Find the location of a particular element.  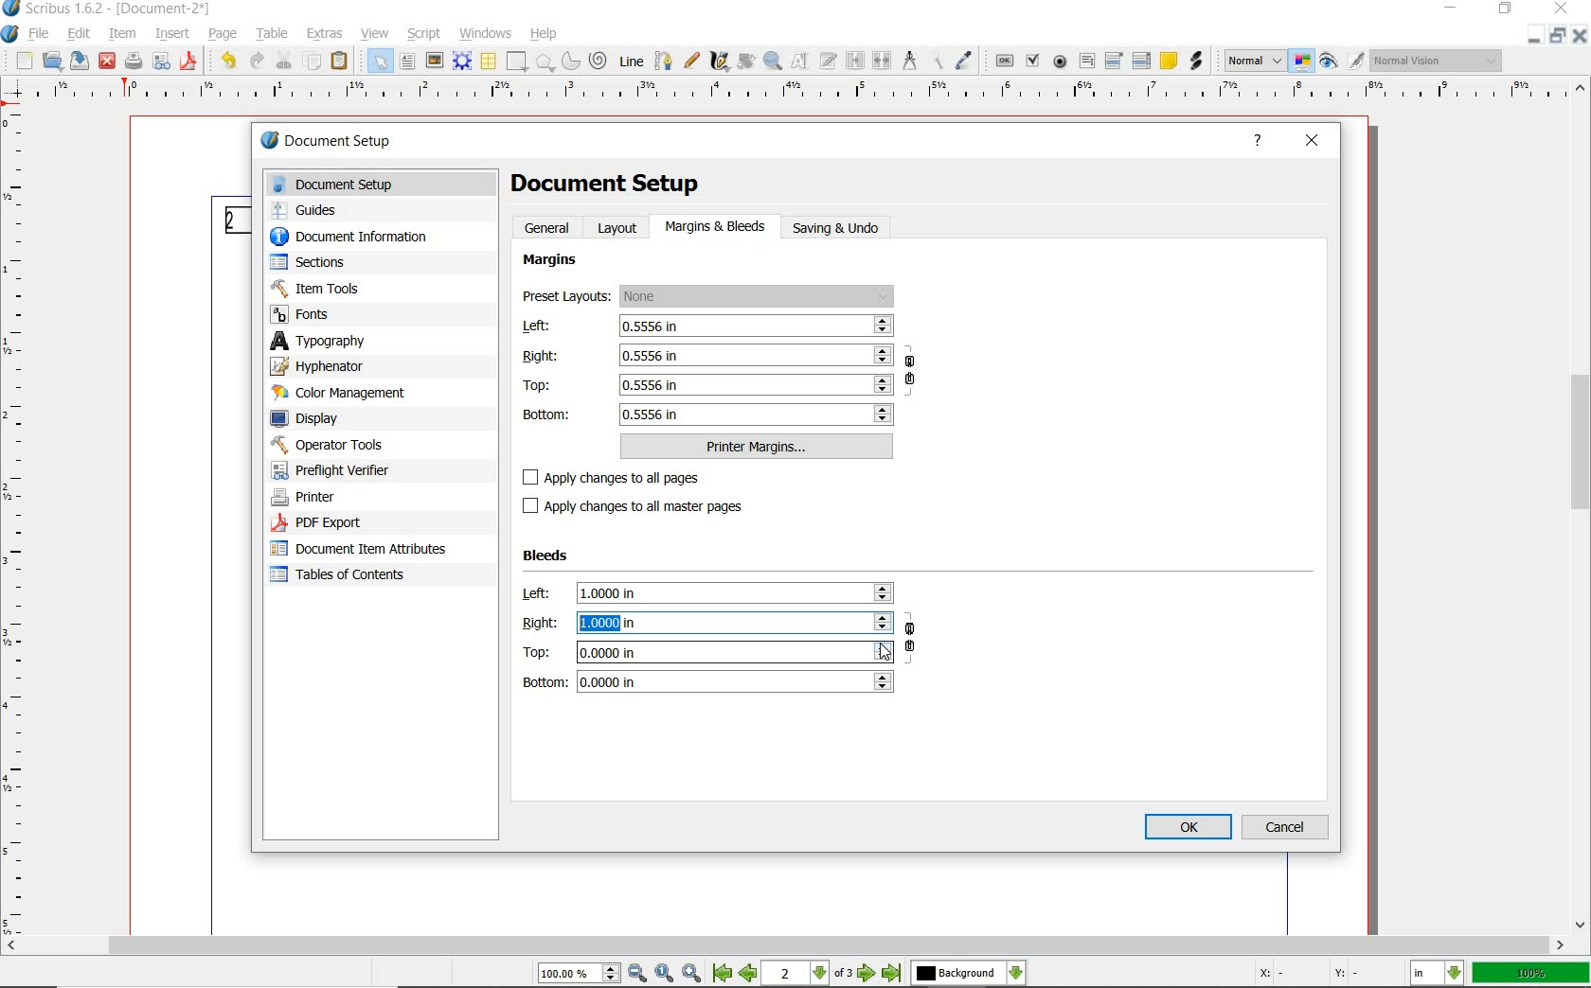

line is located at coordinates (633, 61).